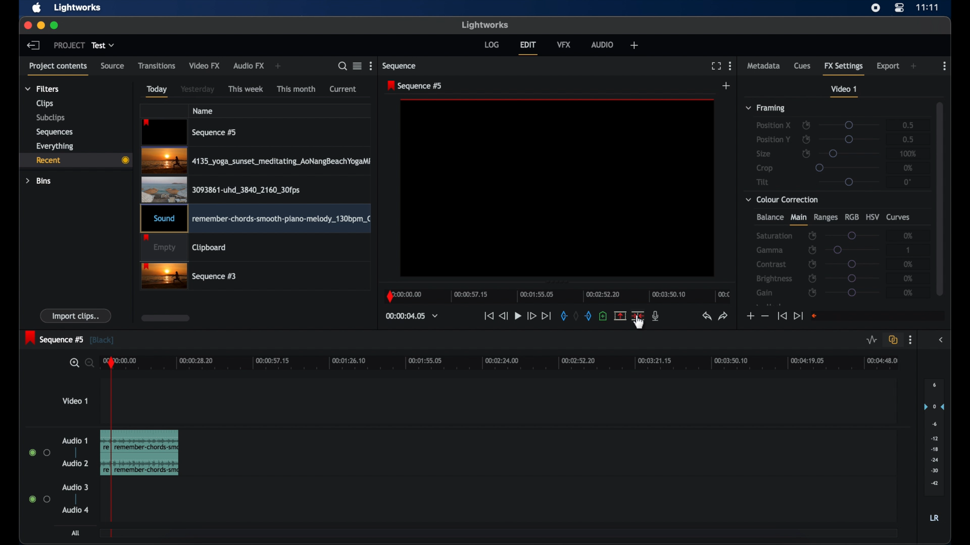  What do you see at coordinates (485, 25) in the screenshot?
I see `lightworks` at bounding box center [485, 25].